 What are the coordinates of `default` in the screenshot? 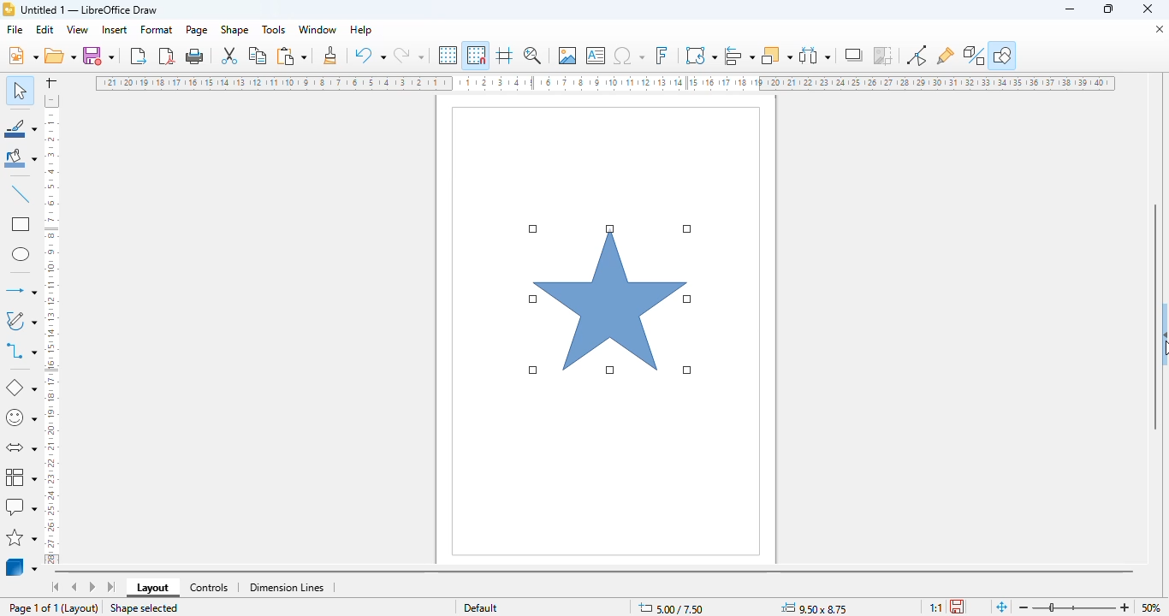 It's located at (481, 607).